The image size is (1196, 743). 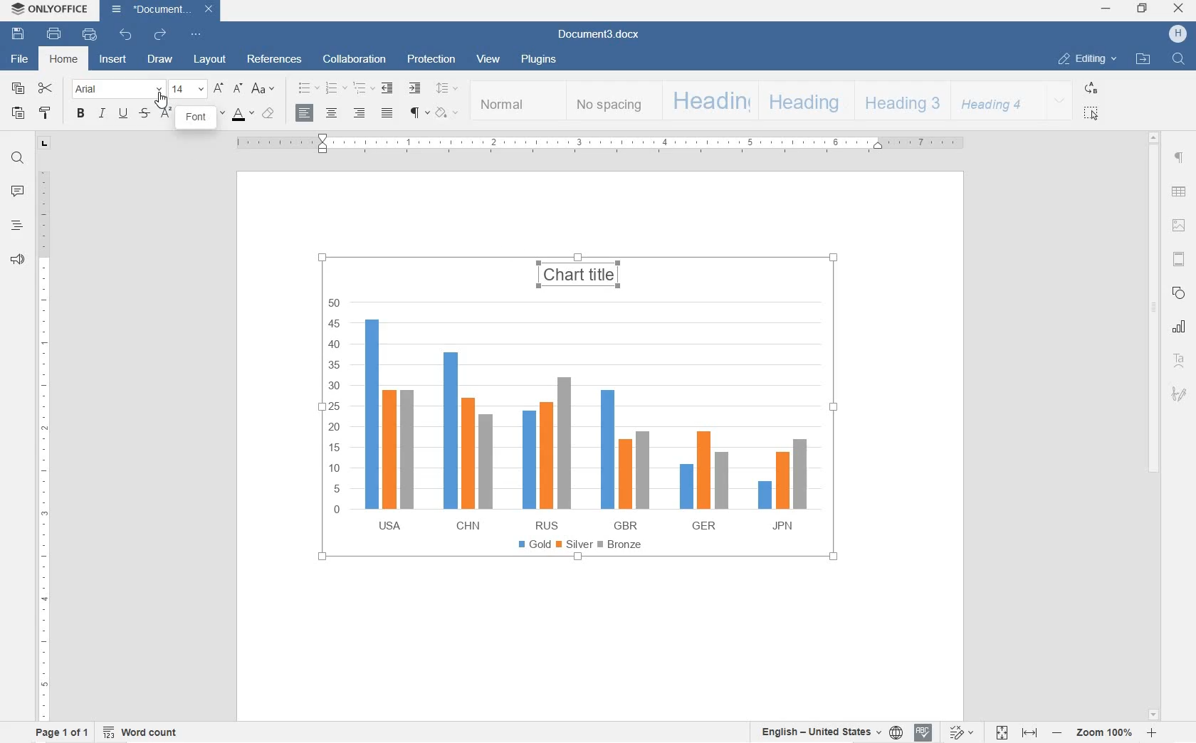 I want to click on FONT, so click(x=197, y=118).